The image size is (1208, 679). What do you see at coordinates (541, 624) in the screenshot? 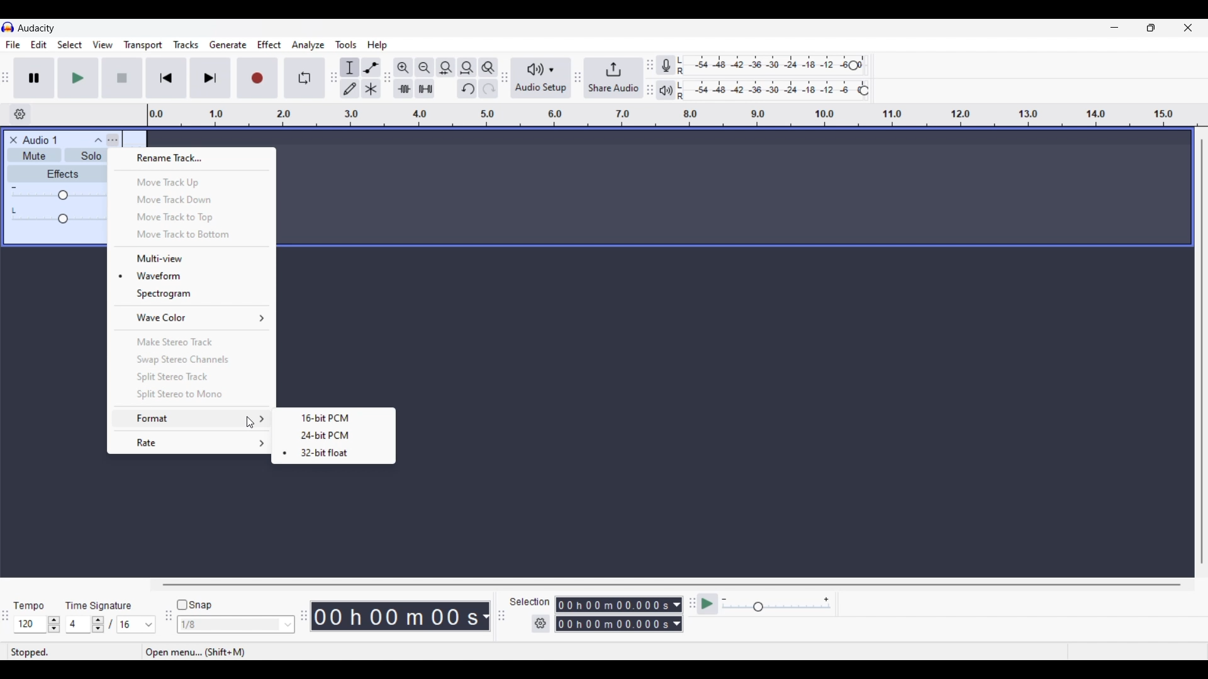
I see `Selection settings` at bounding box center [541, 624].